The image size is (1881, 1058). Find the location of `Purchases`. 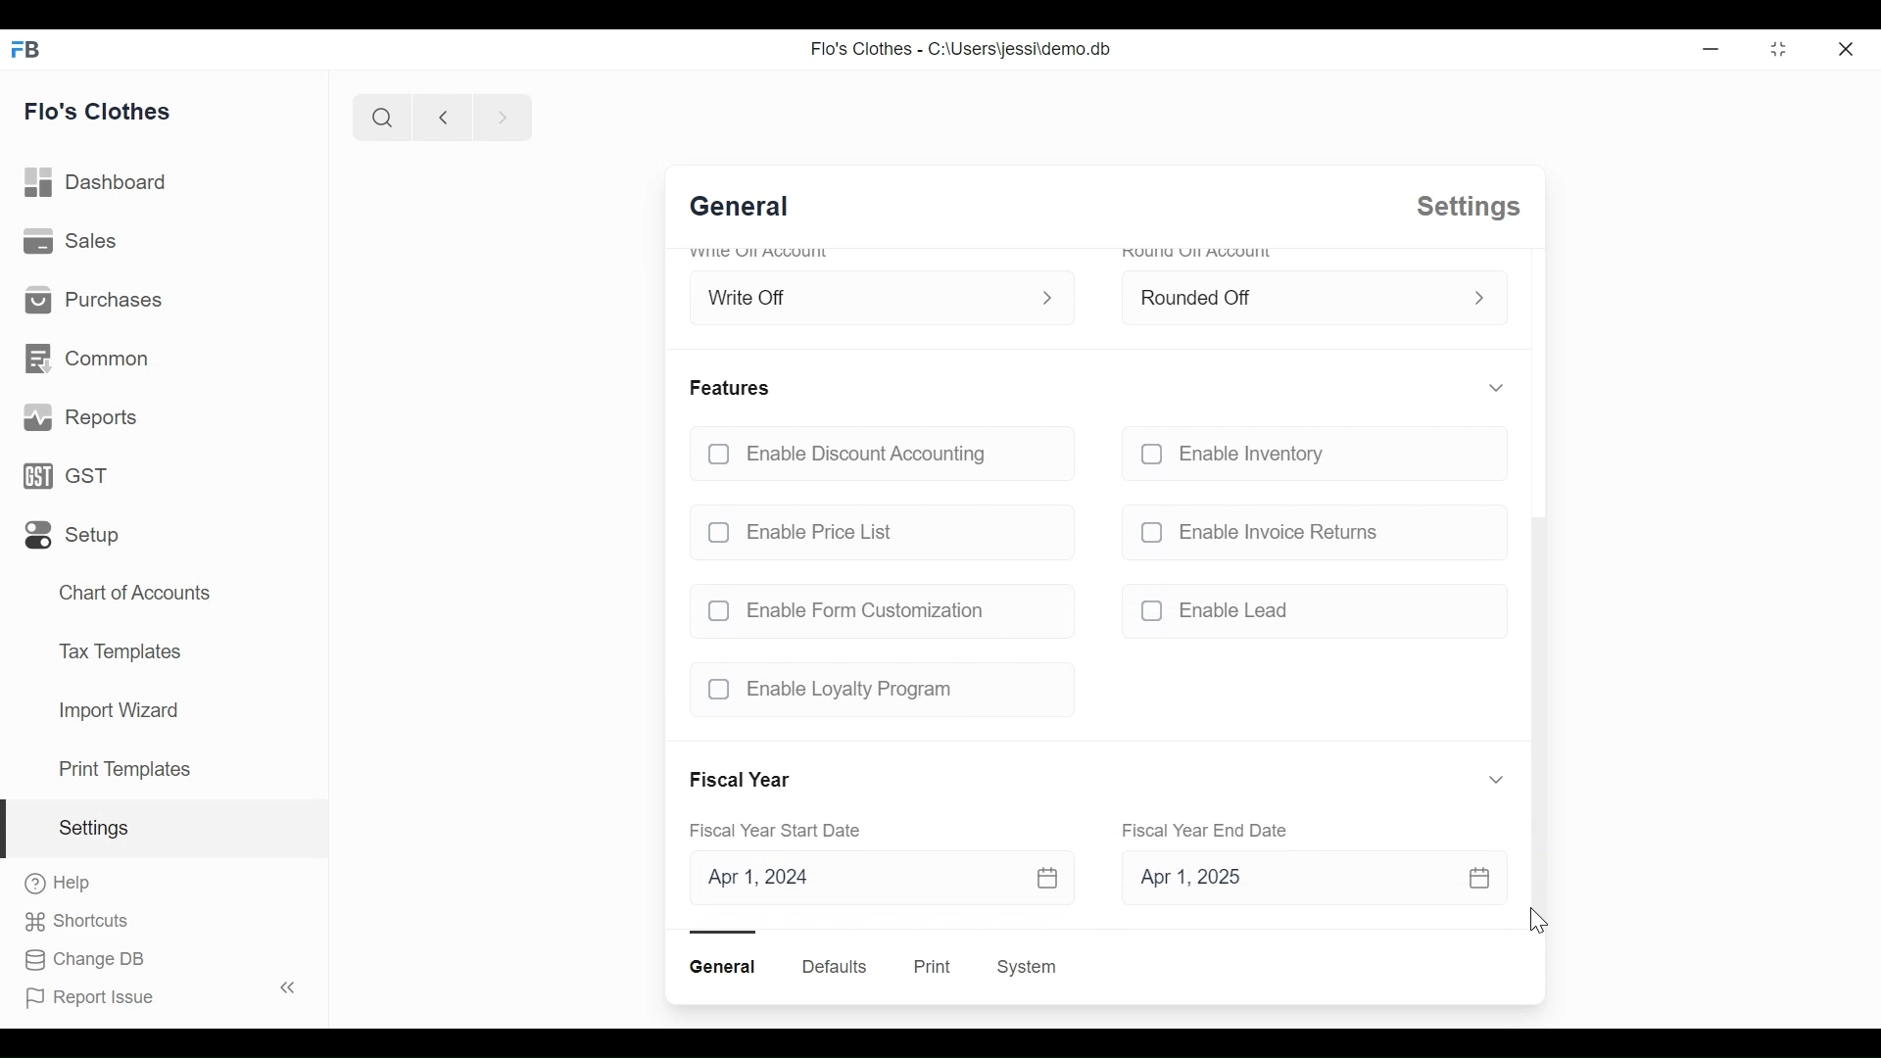

Purchases is located at coordinates (91, 301).